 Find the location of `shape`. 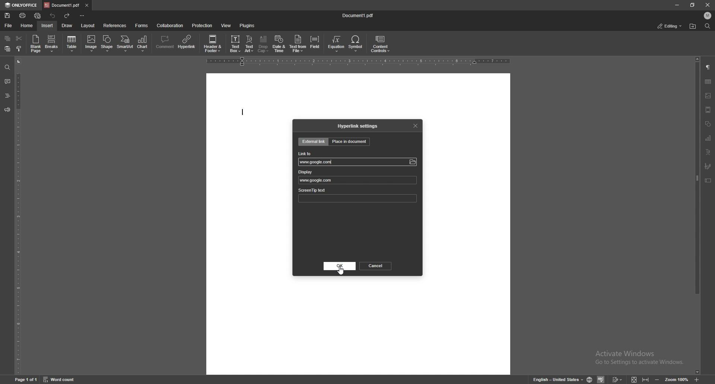

shape is located at coordinates (108, 43).